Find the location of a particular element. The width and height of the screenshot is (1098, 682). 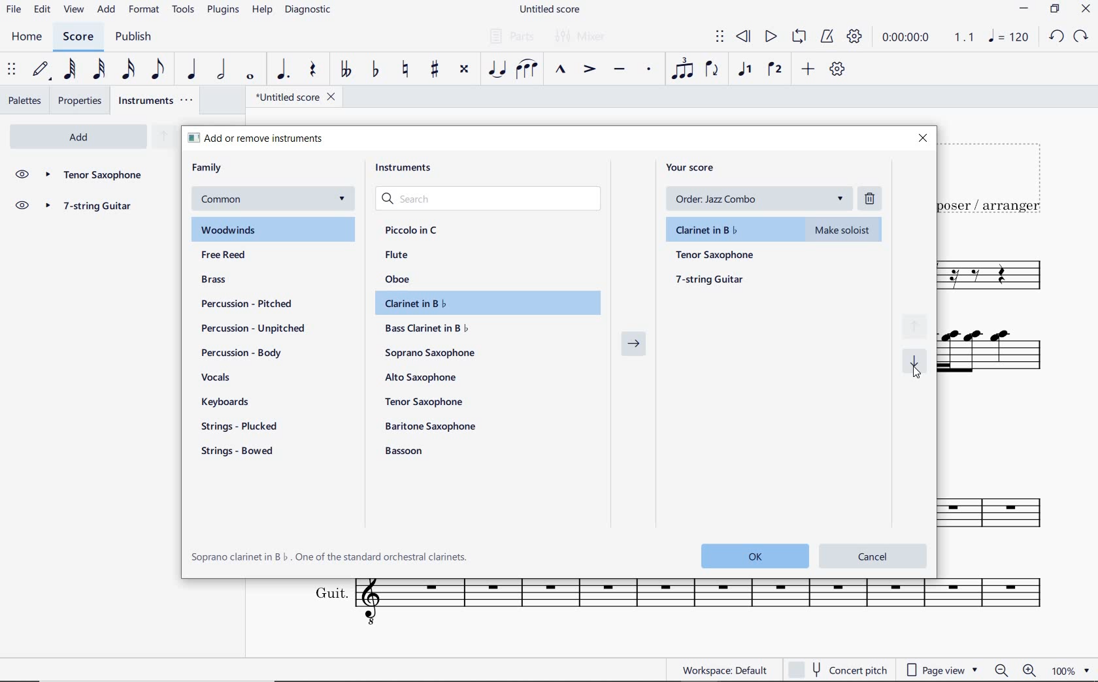

HELP is located at coordinates (260, 11).